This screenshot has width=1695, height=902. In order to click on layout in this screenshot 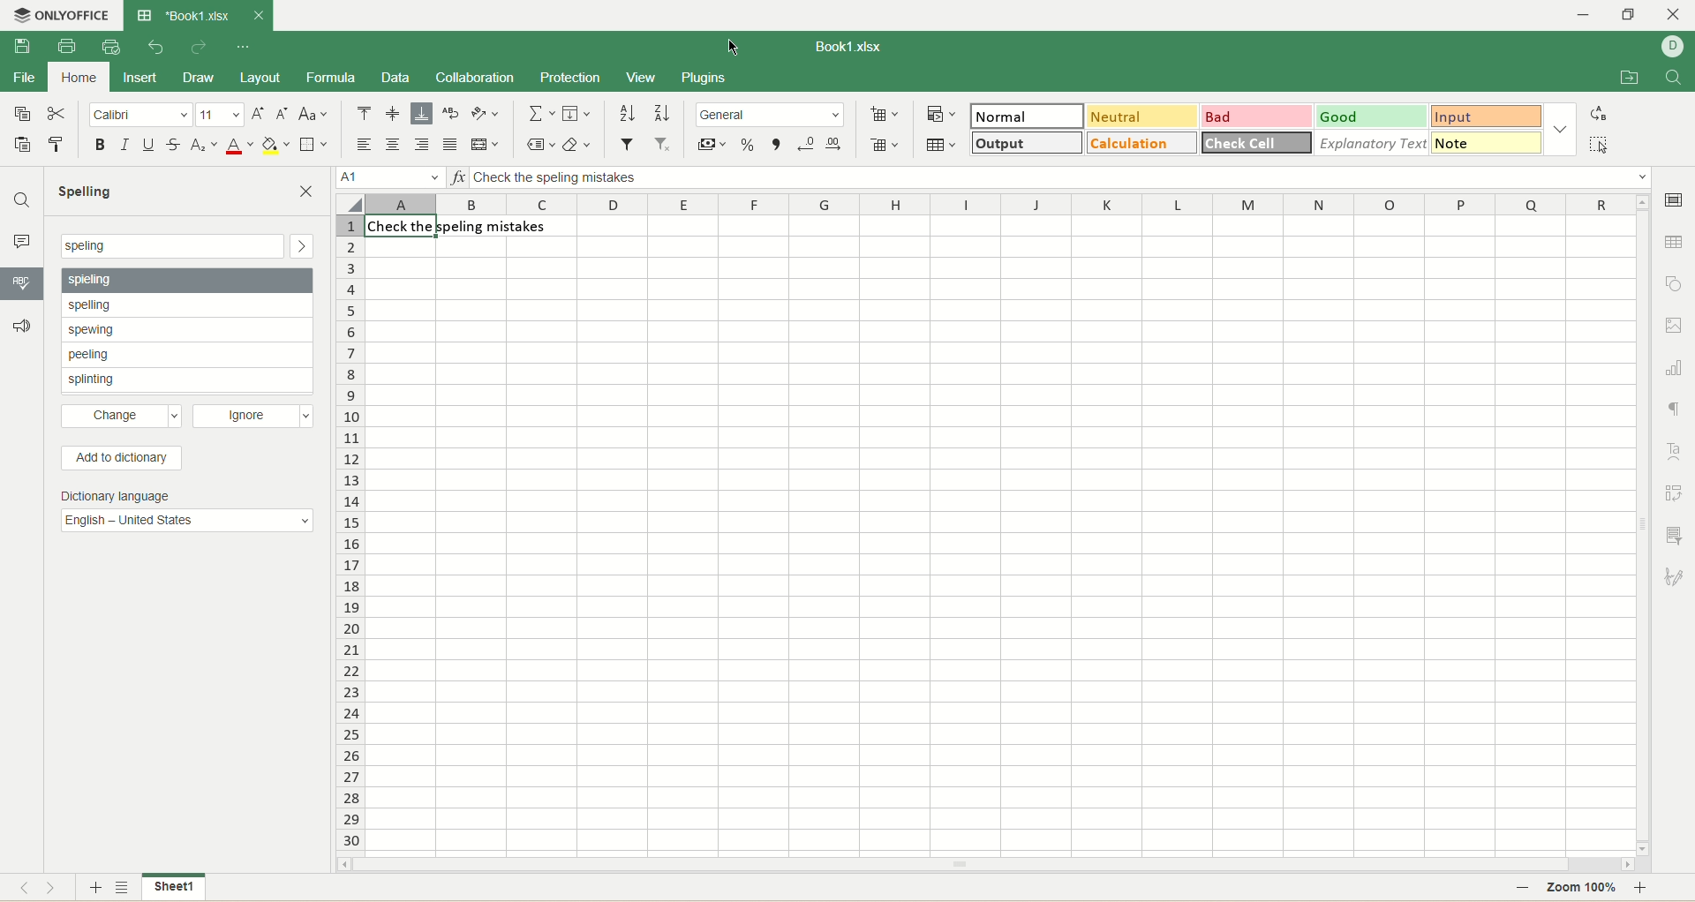, I will do `click(258, 78)`.